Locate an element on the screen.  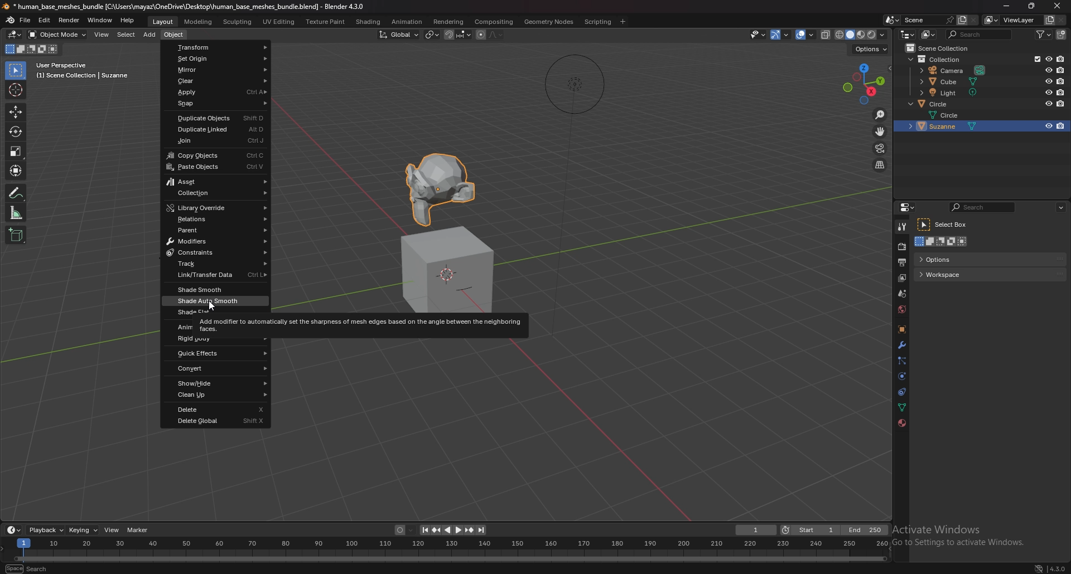
render is located at coordinates (69, 20).